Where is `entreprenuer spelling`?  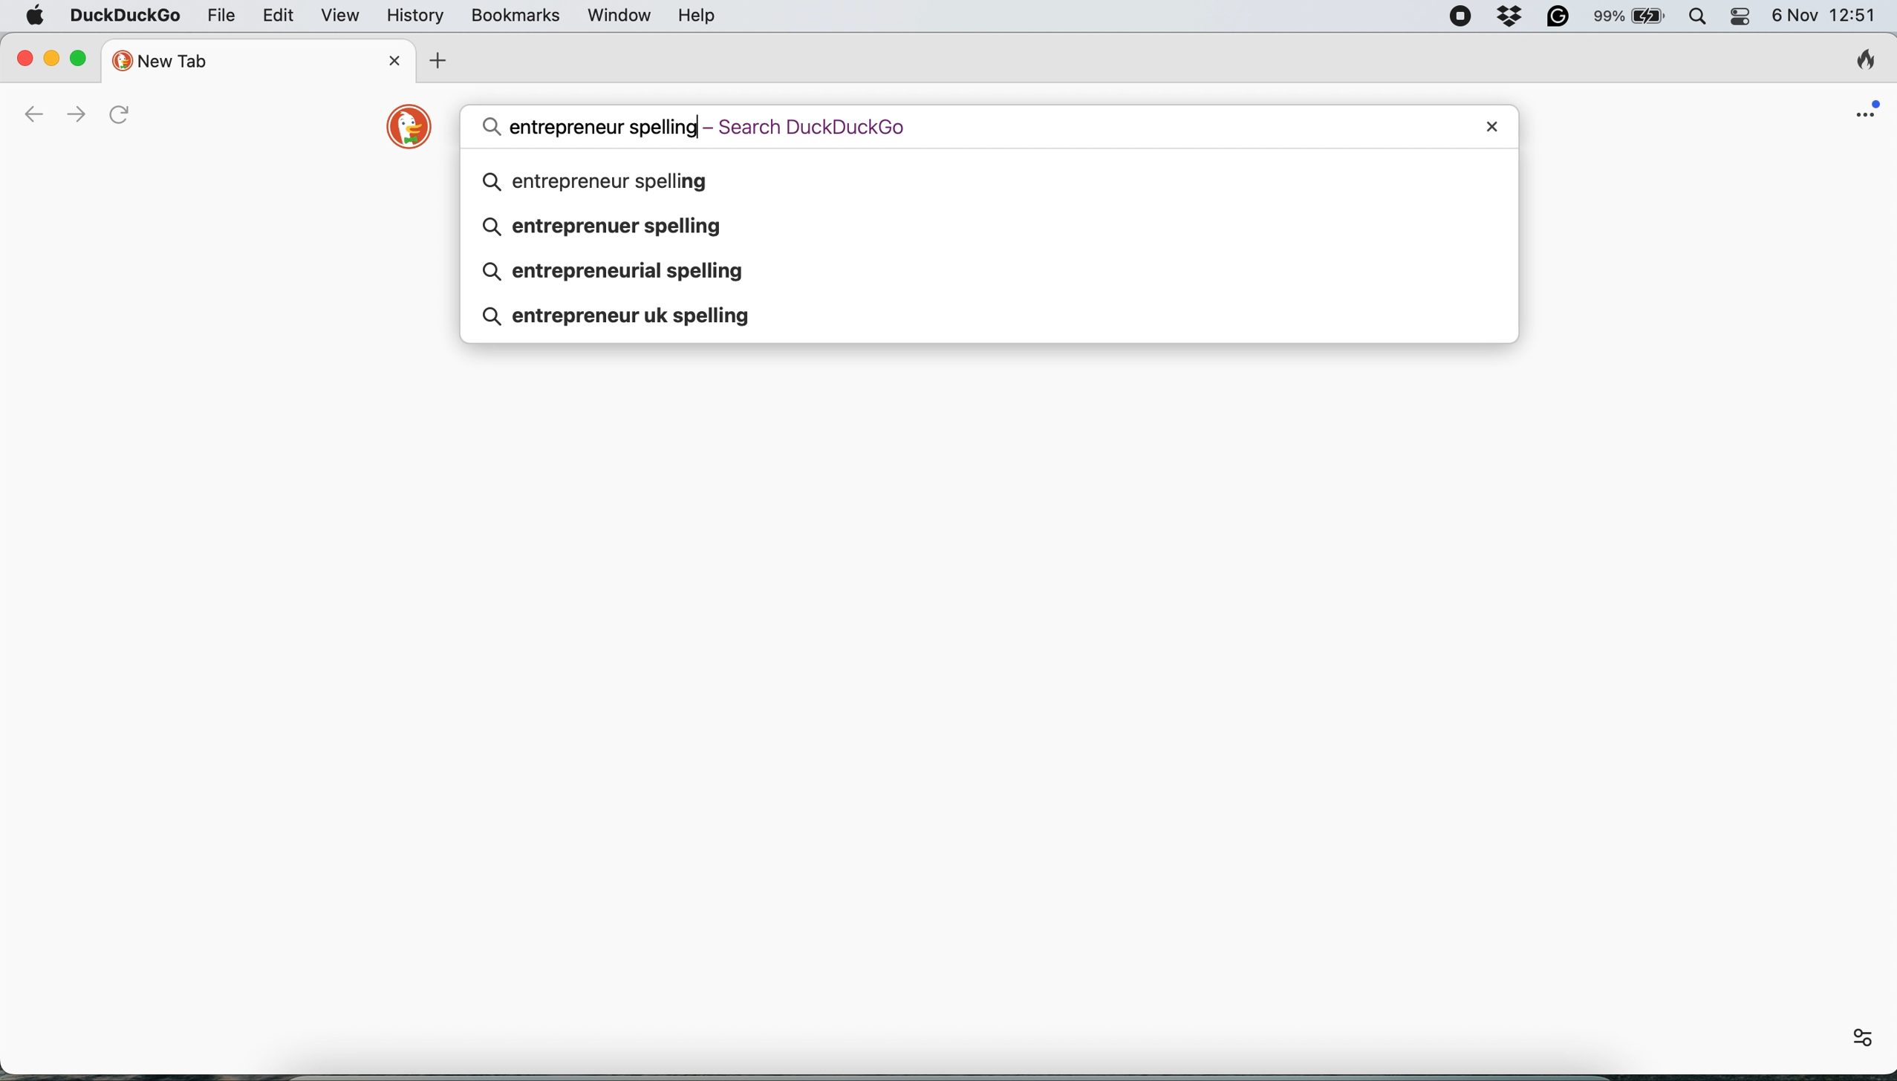
entreprenuer spelling is located at coordinates (596, 226).